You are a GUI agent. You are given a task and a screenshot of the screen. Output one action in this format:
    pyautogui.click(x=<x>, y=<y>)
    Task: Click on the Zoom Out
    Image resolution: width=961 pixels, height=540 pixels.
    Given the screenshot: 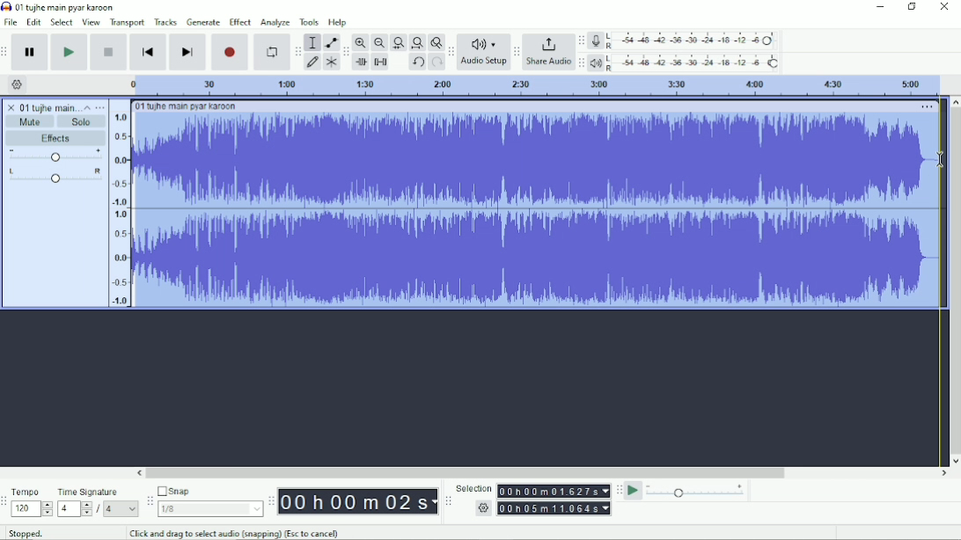 What is the action you would take?
    pyautogui.click(x=378, y=43)
    